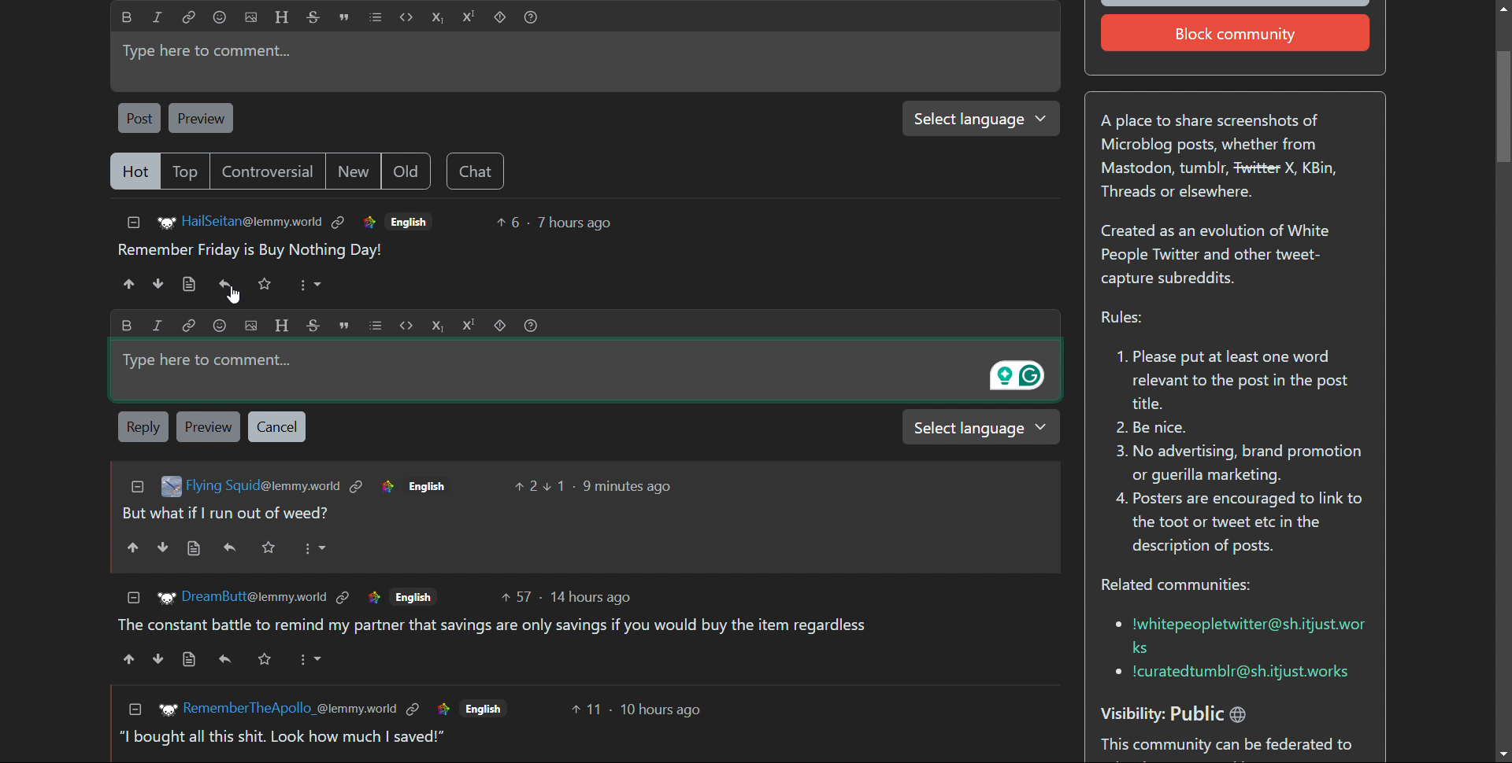 The height and width of the screenshot is (763, 1512). I want to click on language, so click(426, 486).